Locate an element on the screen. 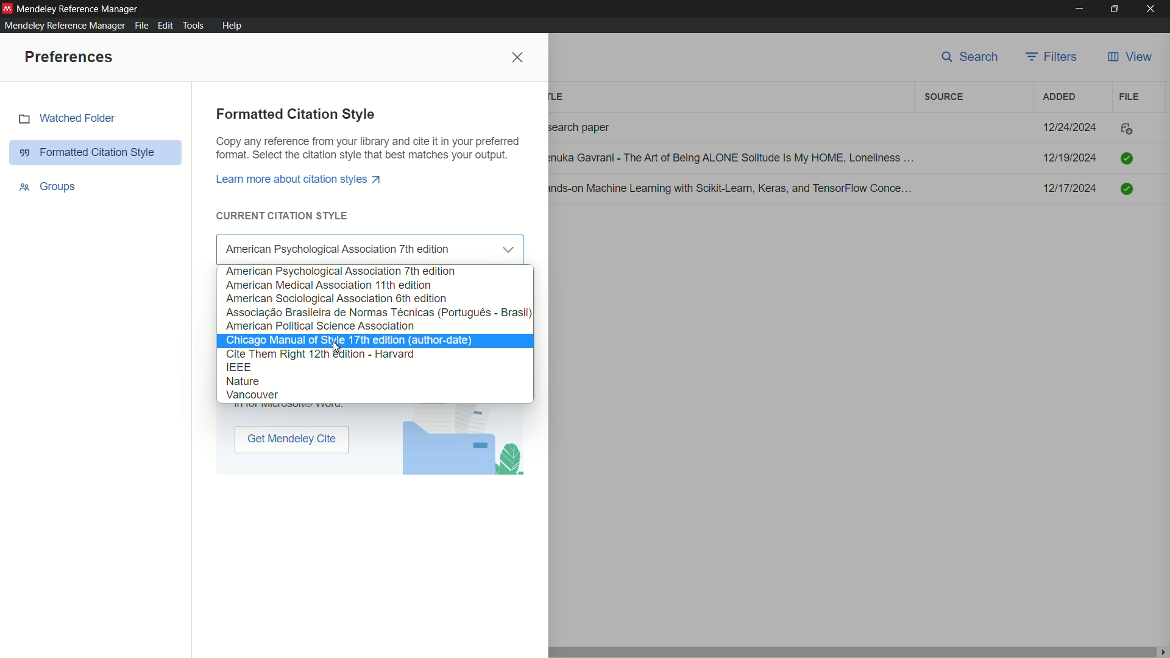  file is located at coordinates (1130, 96).